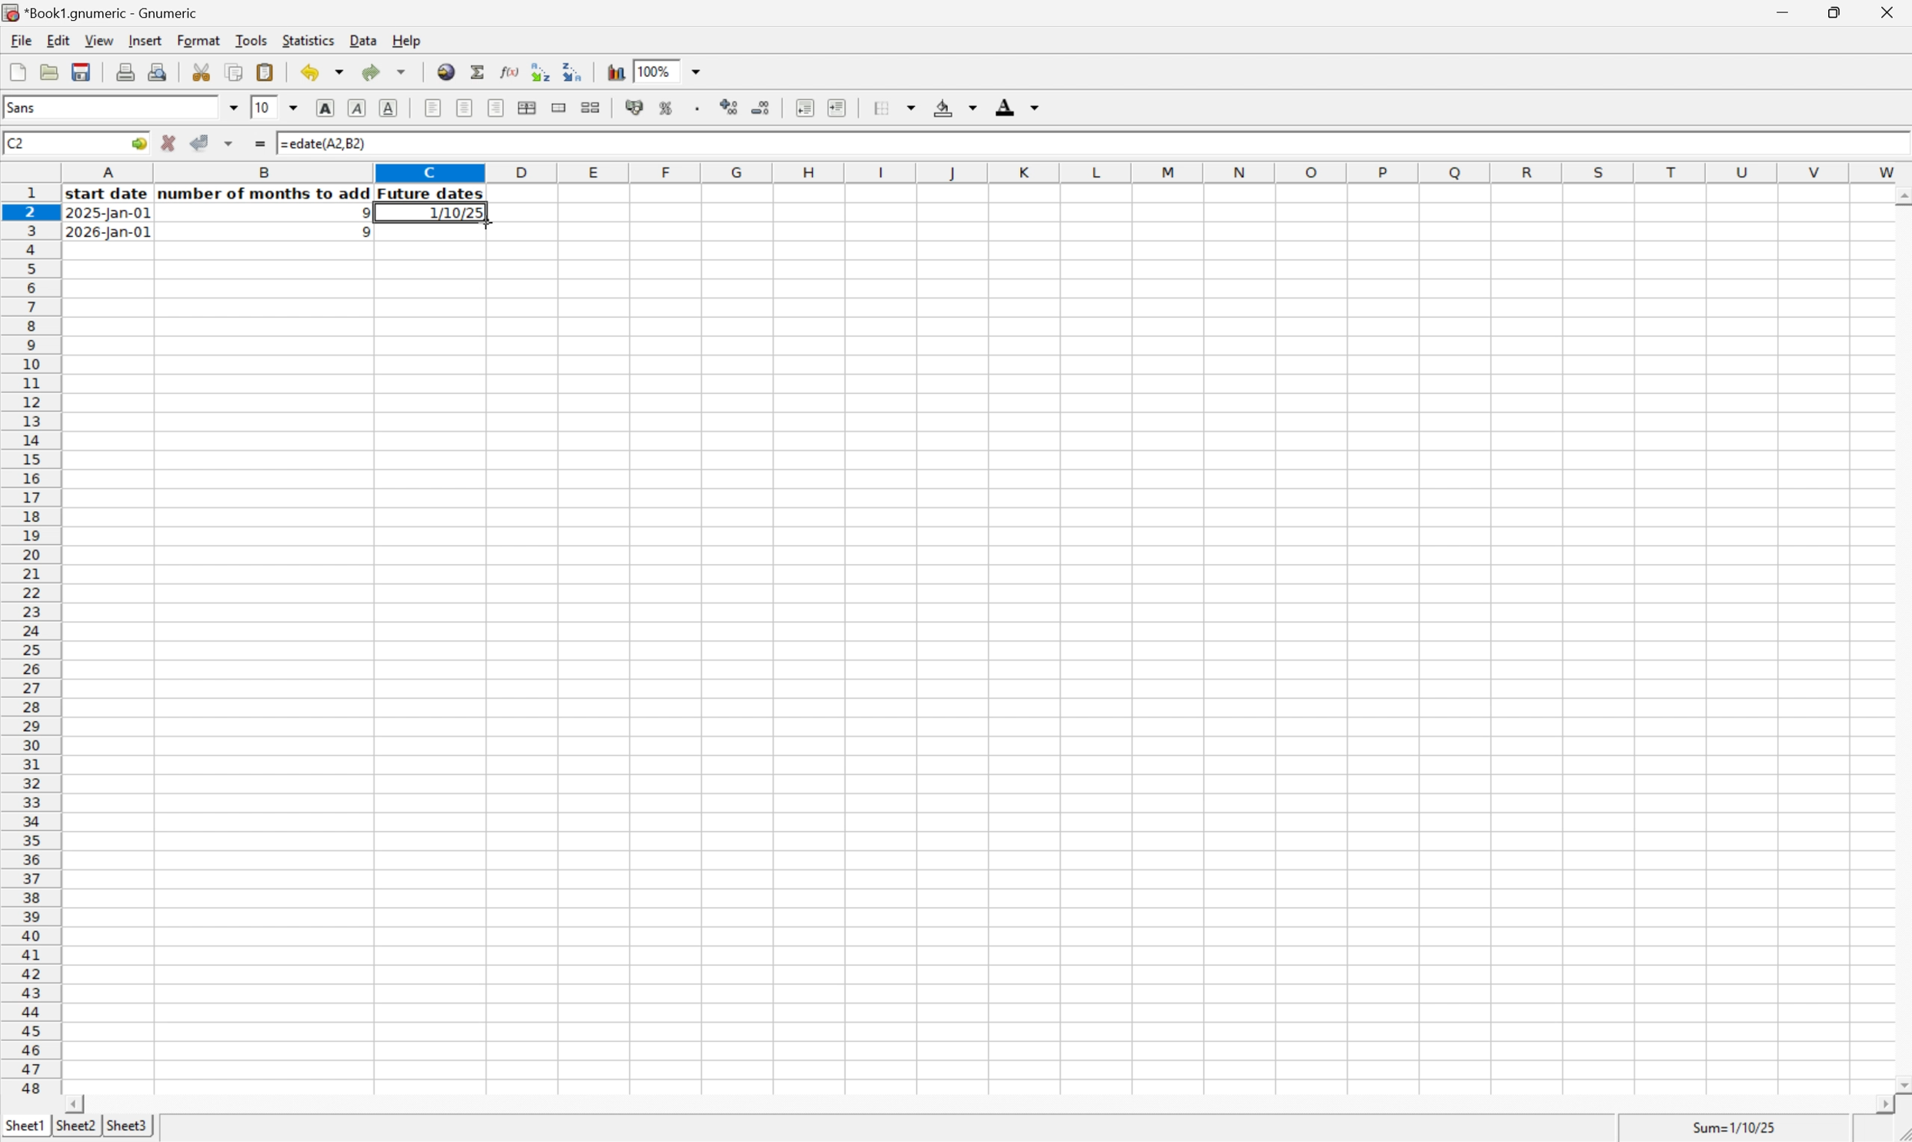 This screenshot has height=1142, width=1912. What do you see at coordinates (323, 144) in the screenshot?
I see `=edate(A2, B2)` at bounding box center [323, 144].